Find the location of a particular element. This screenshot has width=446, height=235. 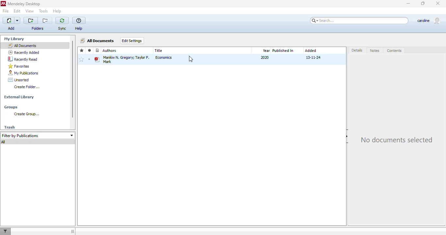

groups is located at coordinates (12, 107).